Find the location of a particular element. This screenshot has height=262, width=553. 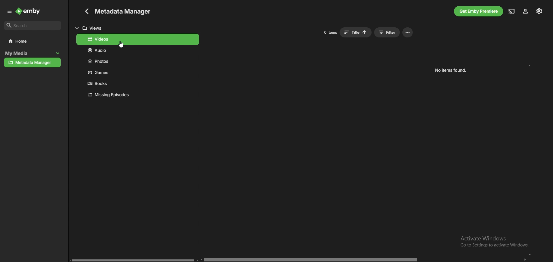

metadata manager is located at coordinates (124, 11).